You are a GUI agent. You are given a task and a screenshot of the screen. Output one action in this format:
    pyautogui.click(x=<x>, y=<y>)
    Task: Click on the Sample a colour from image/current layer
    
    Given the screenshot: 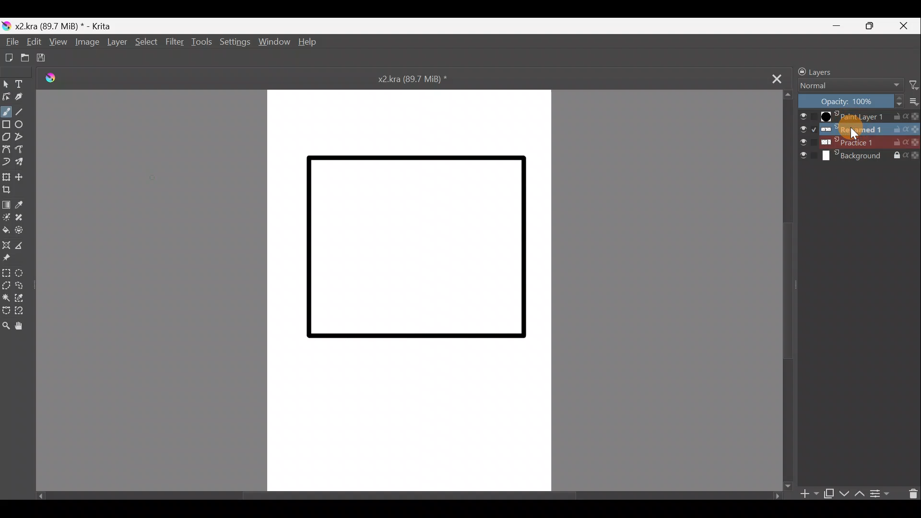 What is the action you would take?
    pyautogui.click(x=24, y=205)
    